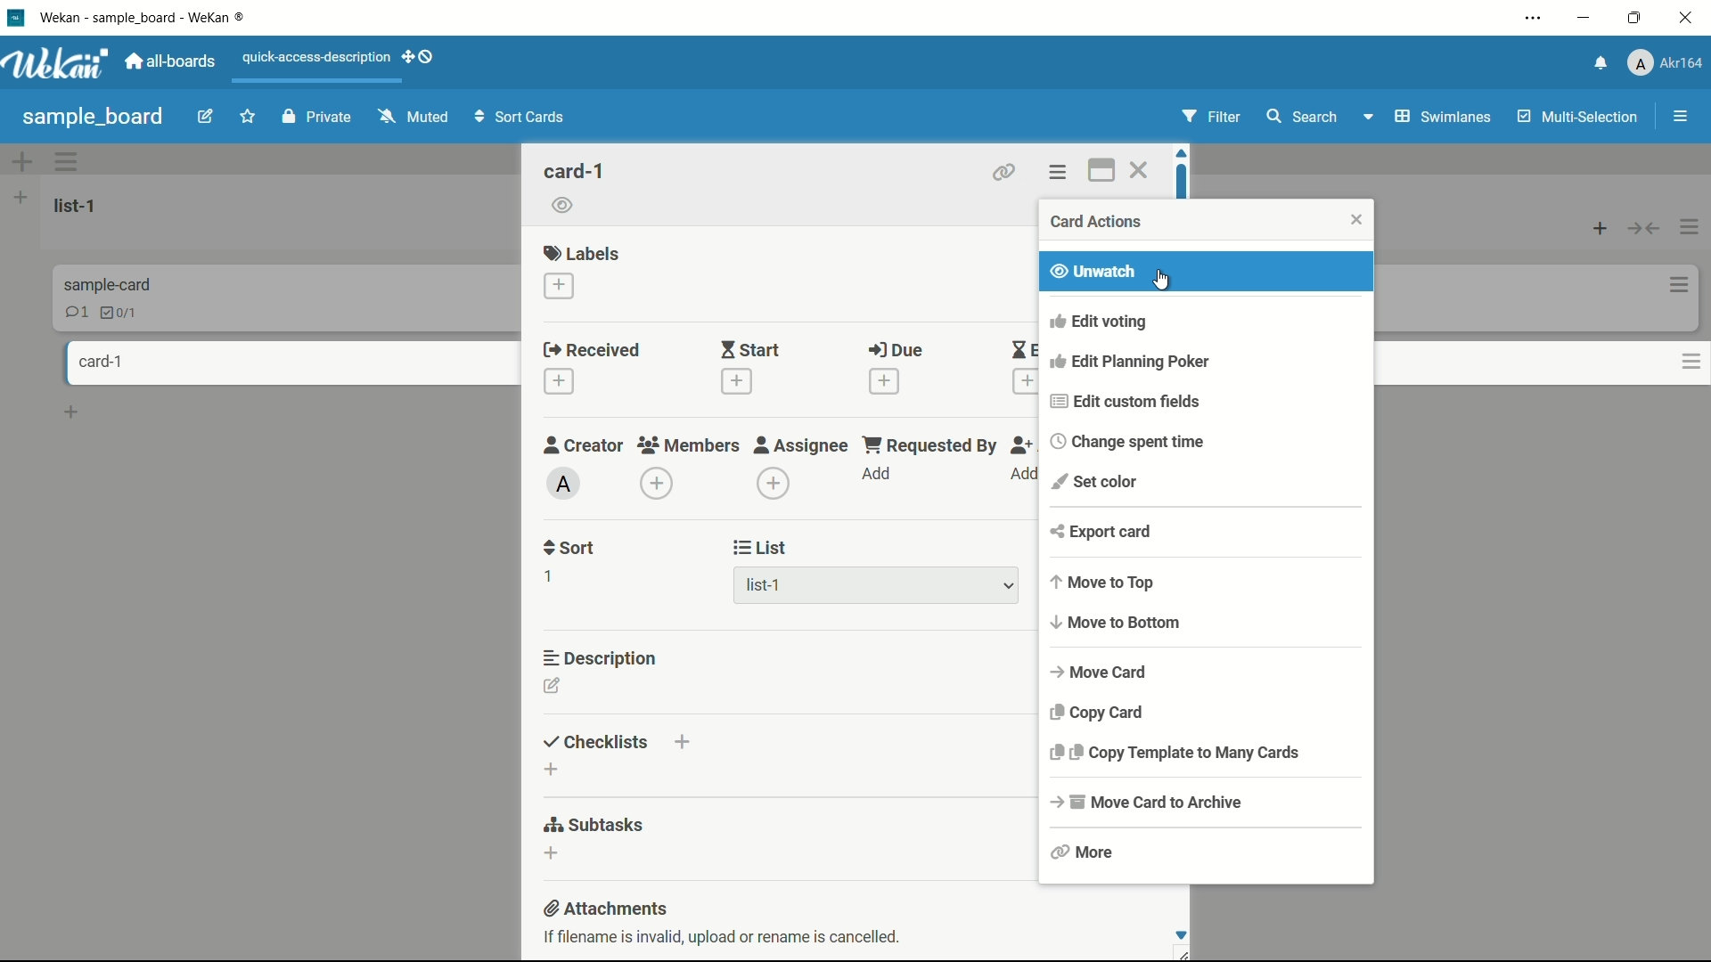 This screenshot has width=1711, height=962. What do you see at coordinates (552, 770) in the screenshot?
I see `add checklist` at bounding box center [552, 770].